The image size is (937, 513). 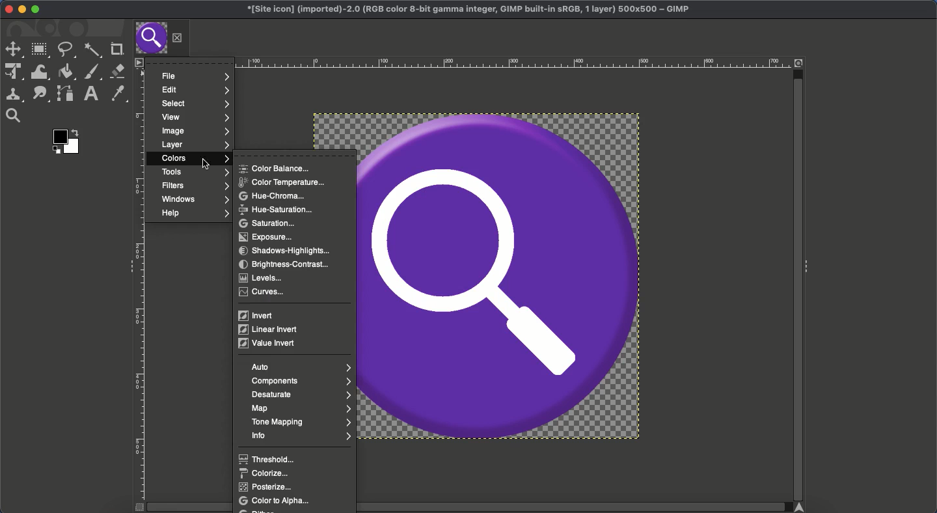 What do you see at coordinates (797, 279) in the screenshot?
I see `Scroll` at bounding box center [797, 279].